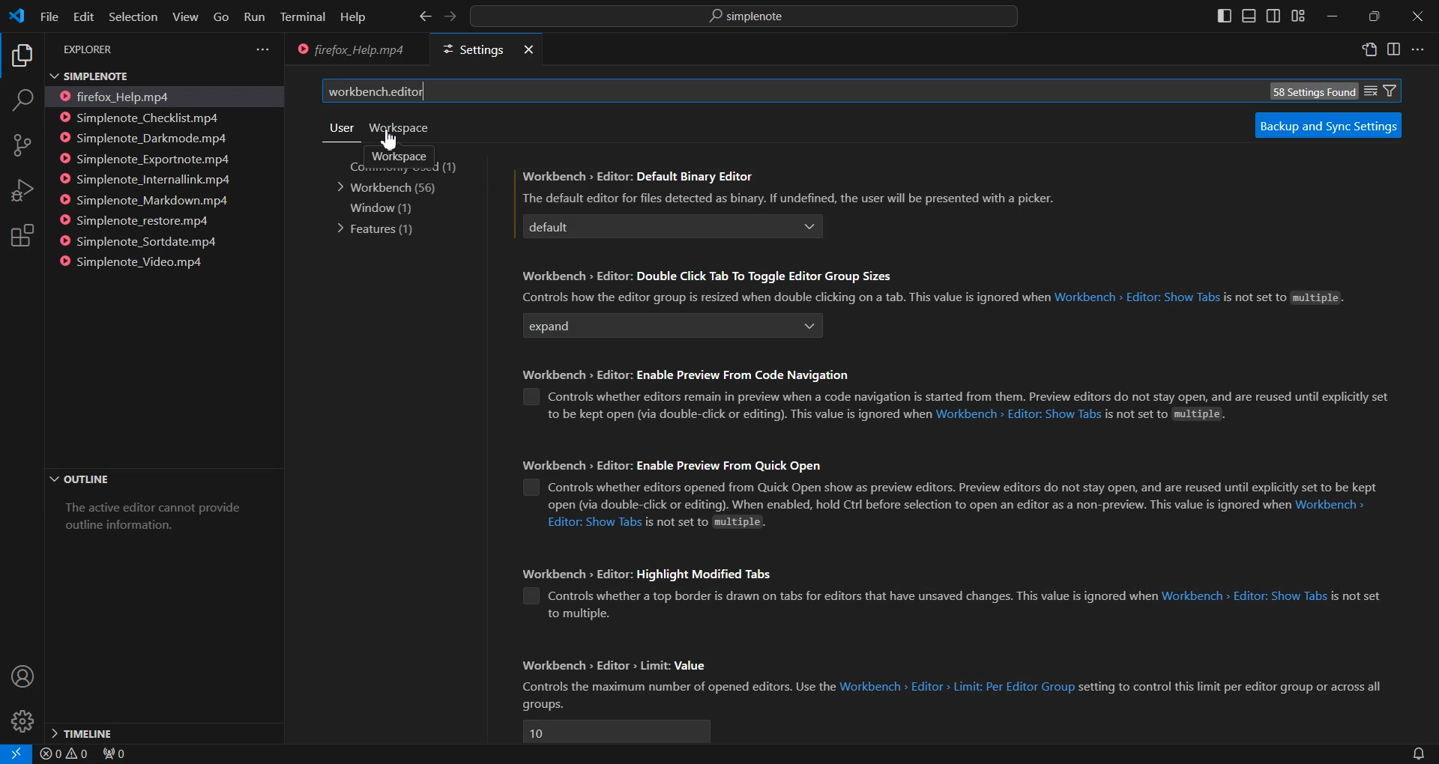 This screenshot has width=1439, height=764. I want to click on hyperlink file address, so click(1243, 596).